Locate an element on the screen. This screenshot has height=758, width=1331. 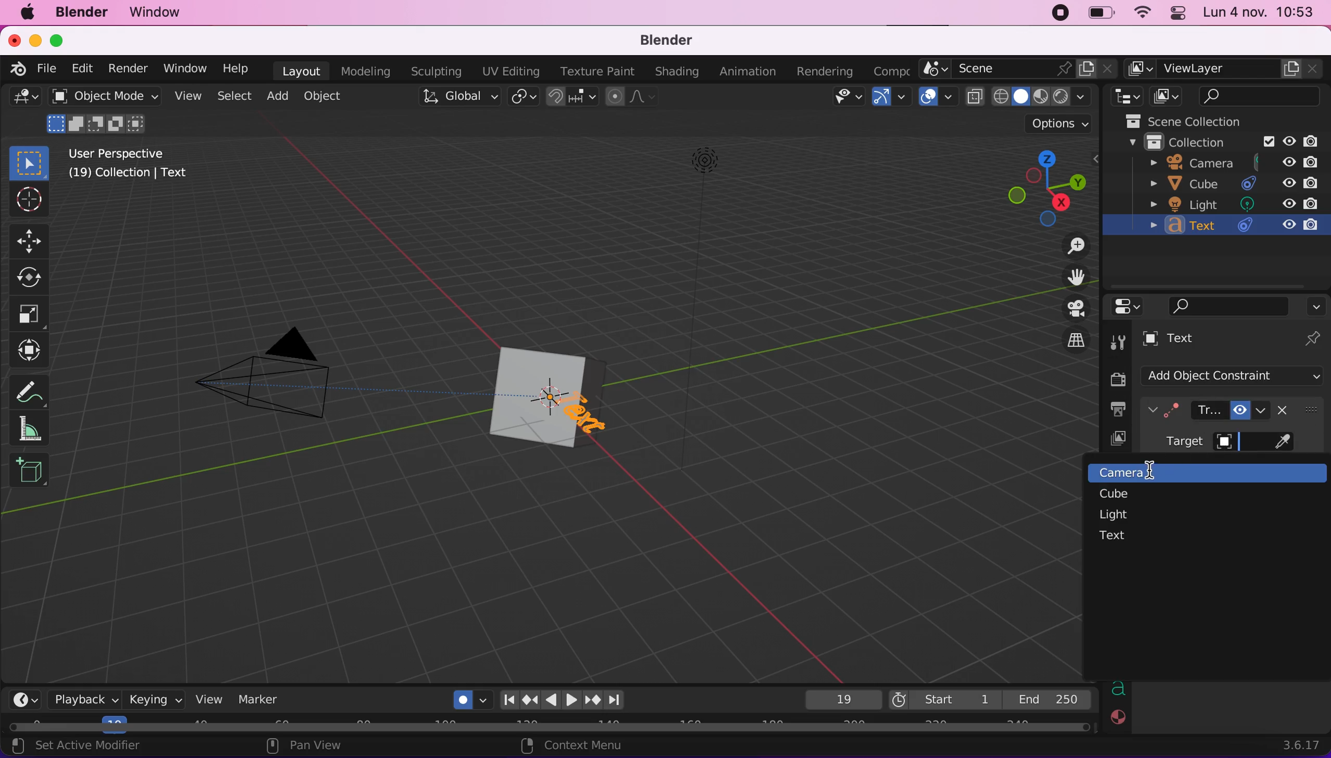
edit is located at coordinates (82, 68).